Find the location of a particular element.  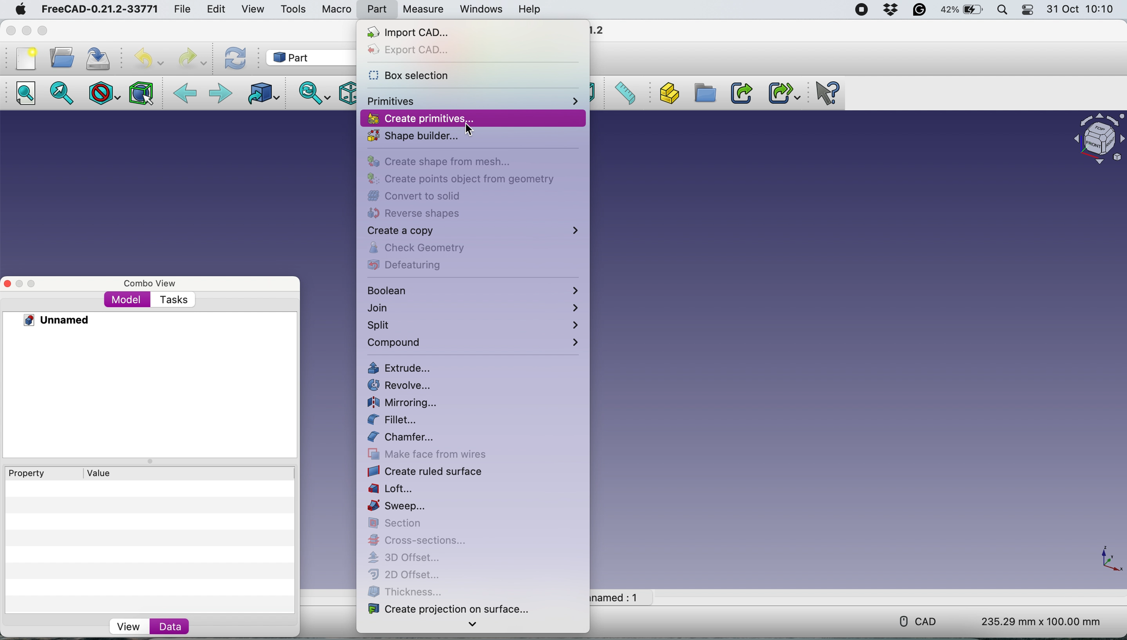

Work bench is located at coordinates (308, 58).